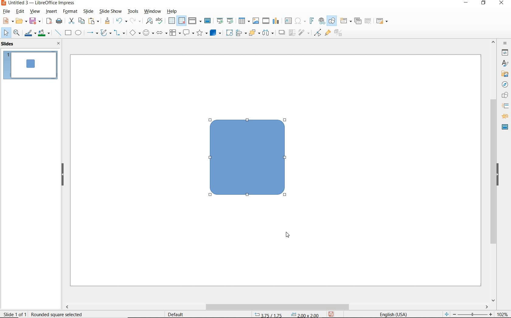  Describe the element at coordinates (288, 20) in the screenshot. I see `insert text box` at that location.